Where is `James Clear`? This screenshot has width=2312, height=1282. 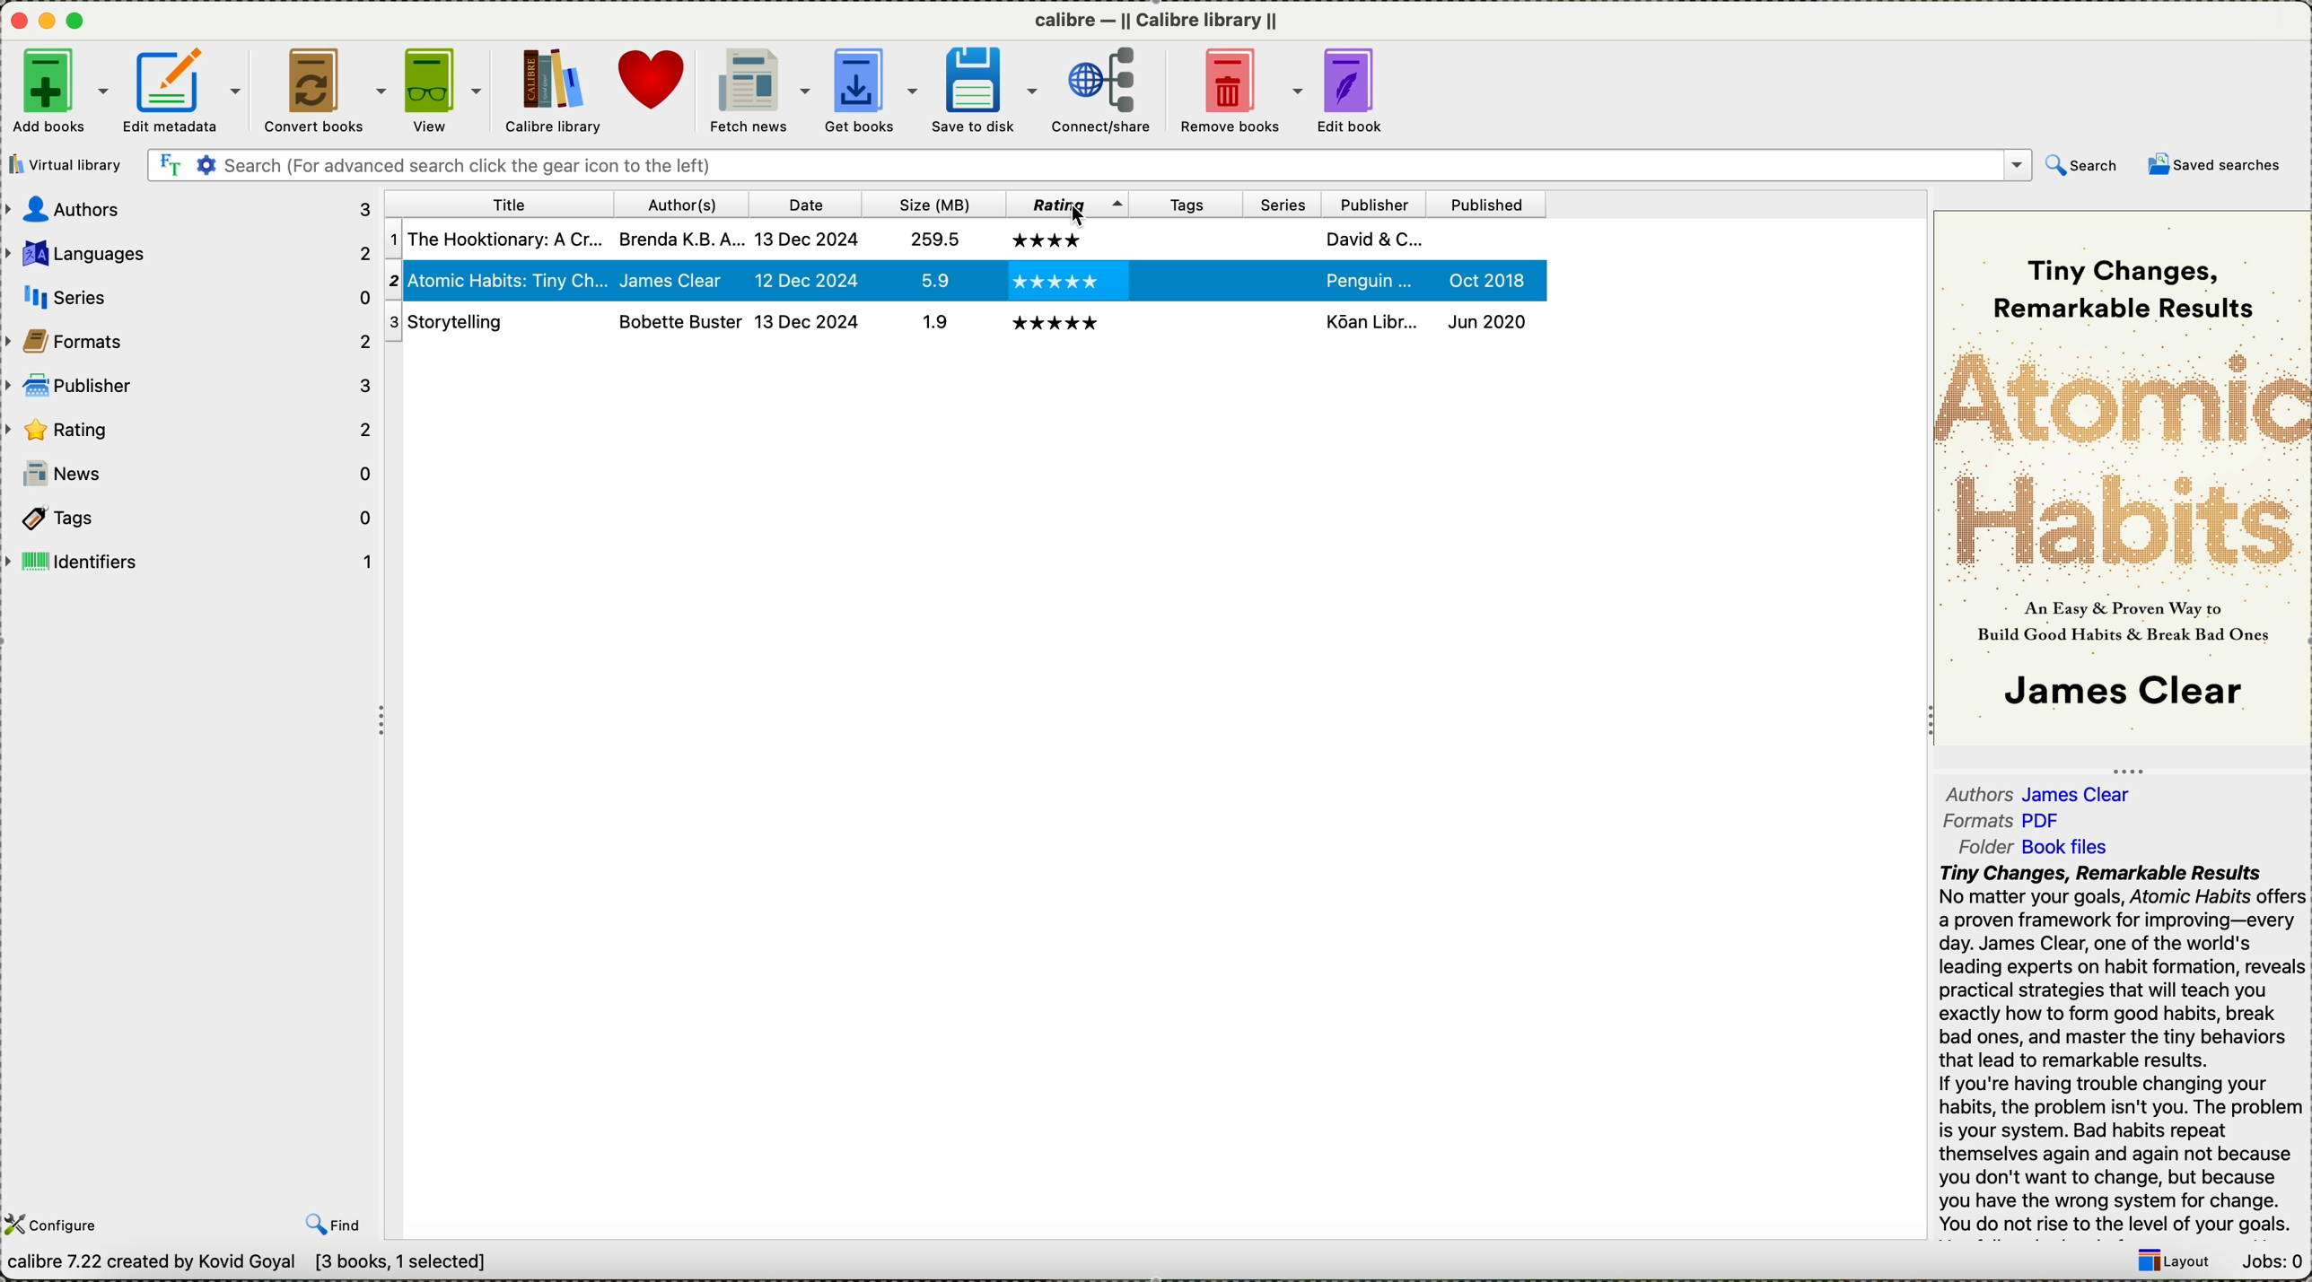 James Clear is located at coordinates (2119, 694).